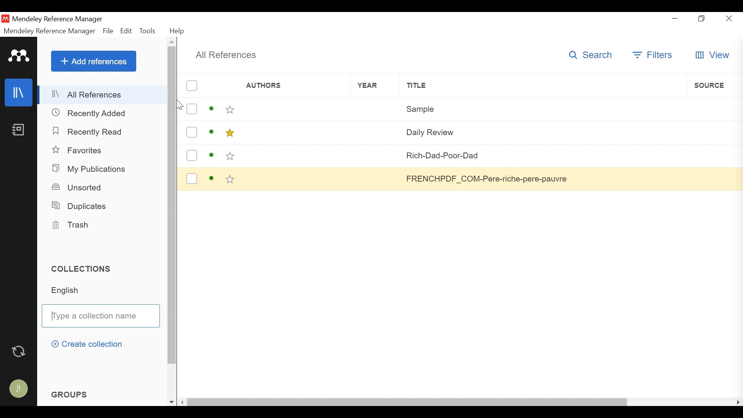 This screenshot has height=418, width=743. Describe the element at coordinates (377, 178) in the screenshot. I see `Year` at that location.